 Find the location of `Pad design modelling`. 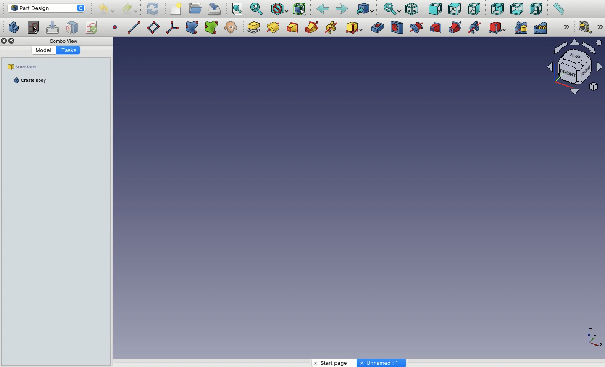

Pad design modelling is located at coordinates (274, 29).